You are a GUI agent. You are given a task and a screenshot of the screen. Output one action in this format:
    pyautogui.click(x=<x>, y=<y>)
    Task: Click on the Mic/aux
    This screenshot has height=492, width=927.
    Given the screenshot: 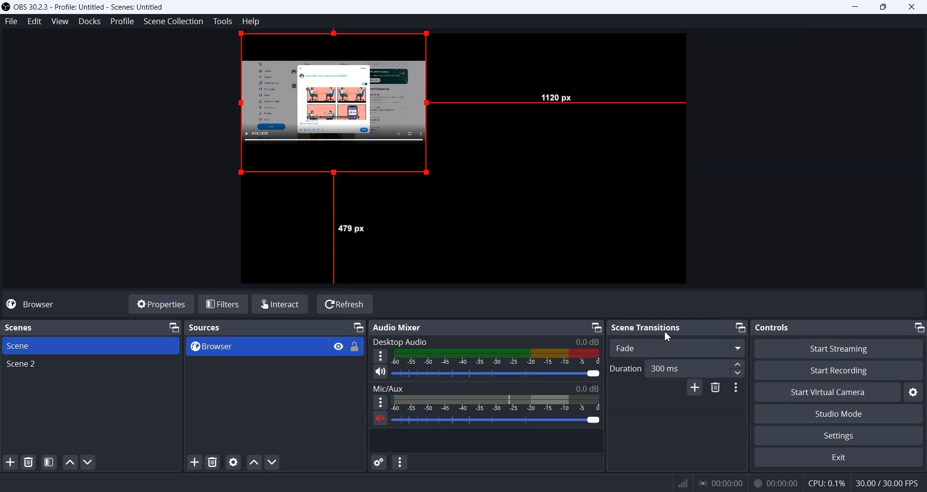 What is the action you would take?
    pyautogui.click(x=487, y=387)
    